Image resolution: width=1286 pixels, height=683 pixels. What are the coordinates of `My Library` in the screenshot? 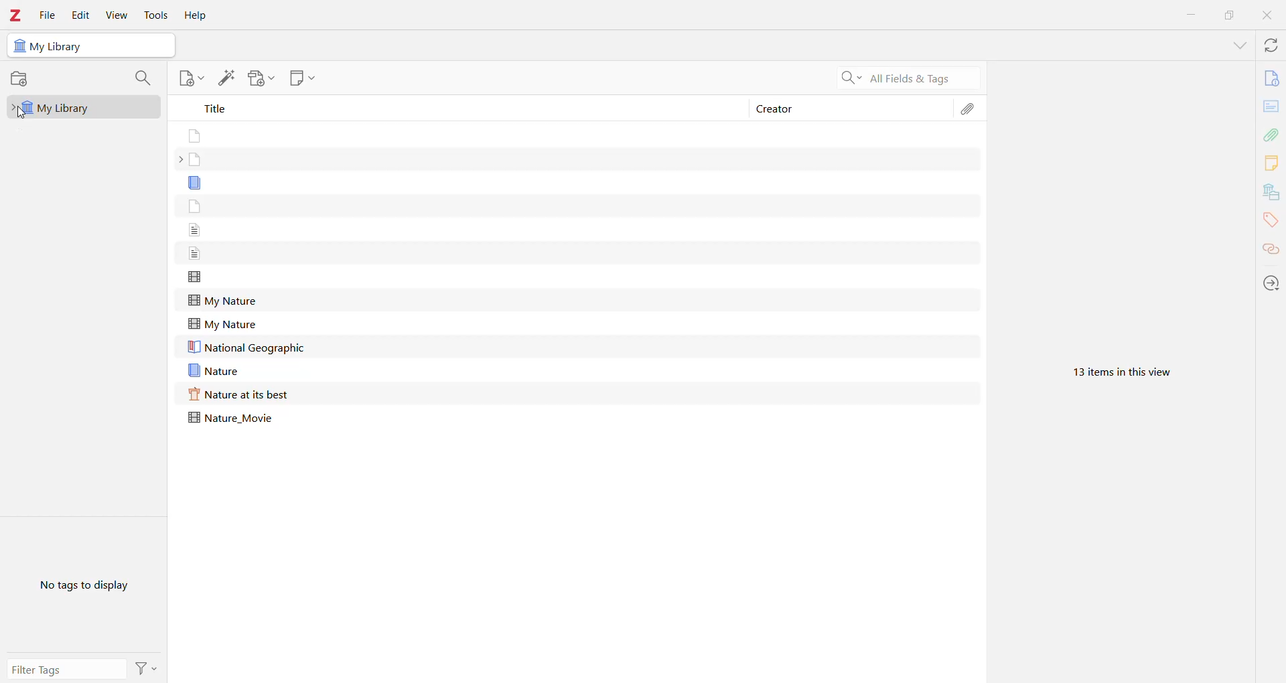 It's located at (62, 48).